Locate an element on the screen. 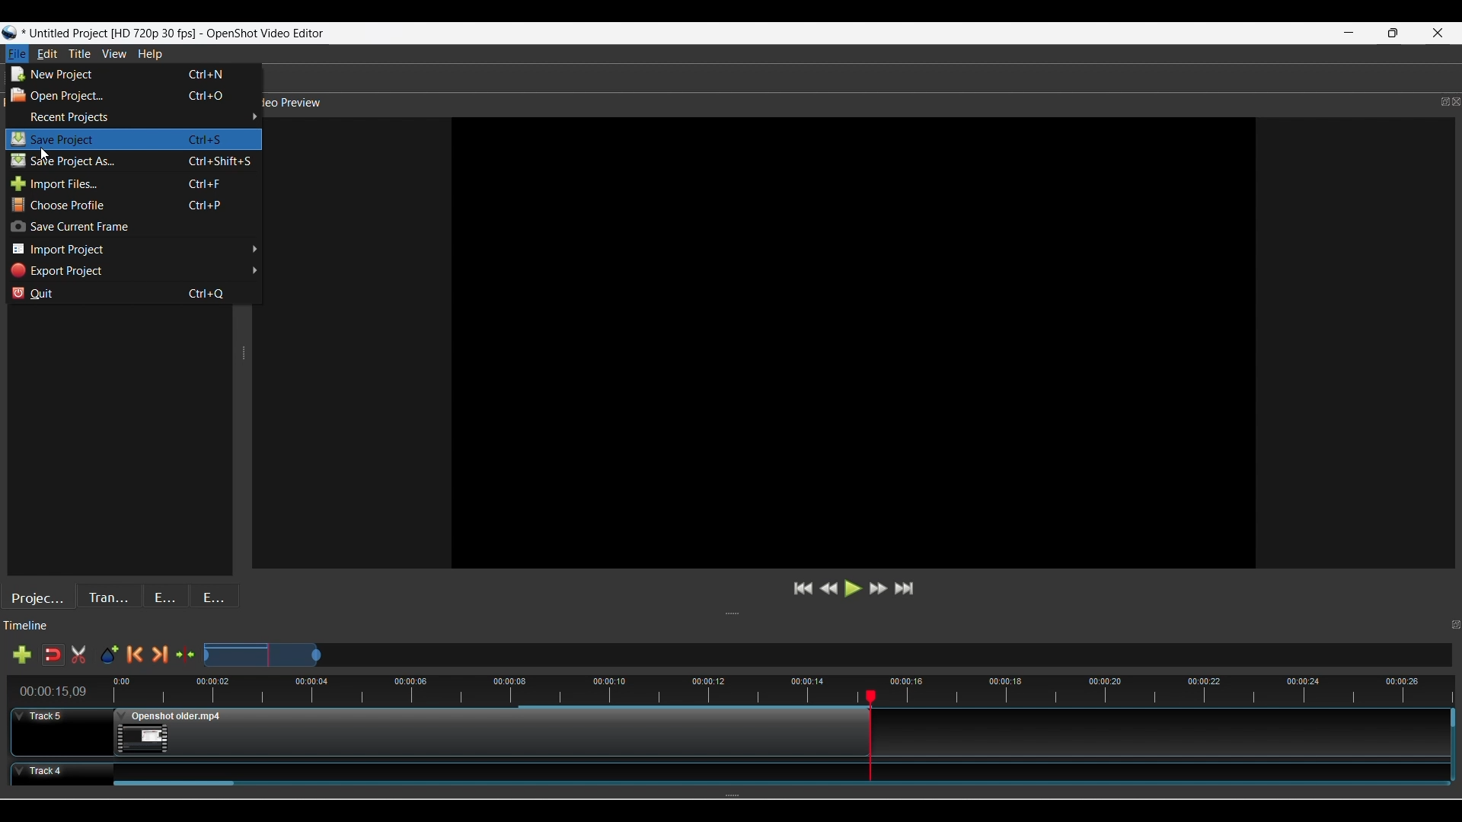 Image resolution: width=1462 pixels, height=822 pixels. Import files is located at coordinates (132, 183).